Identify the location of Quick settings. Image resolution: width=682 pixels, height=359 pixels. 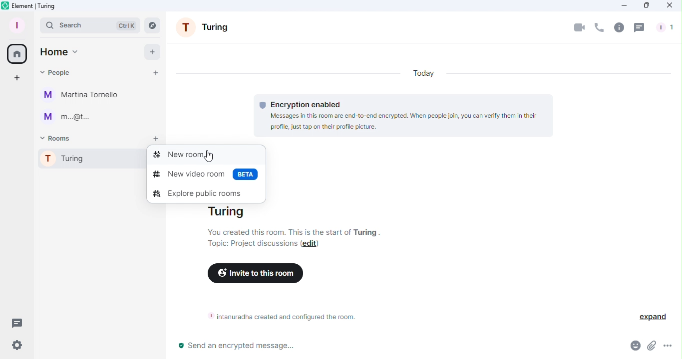
(13, 347).